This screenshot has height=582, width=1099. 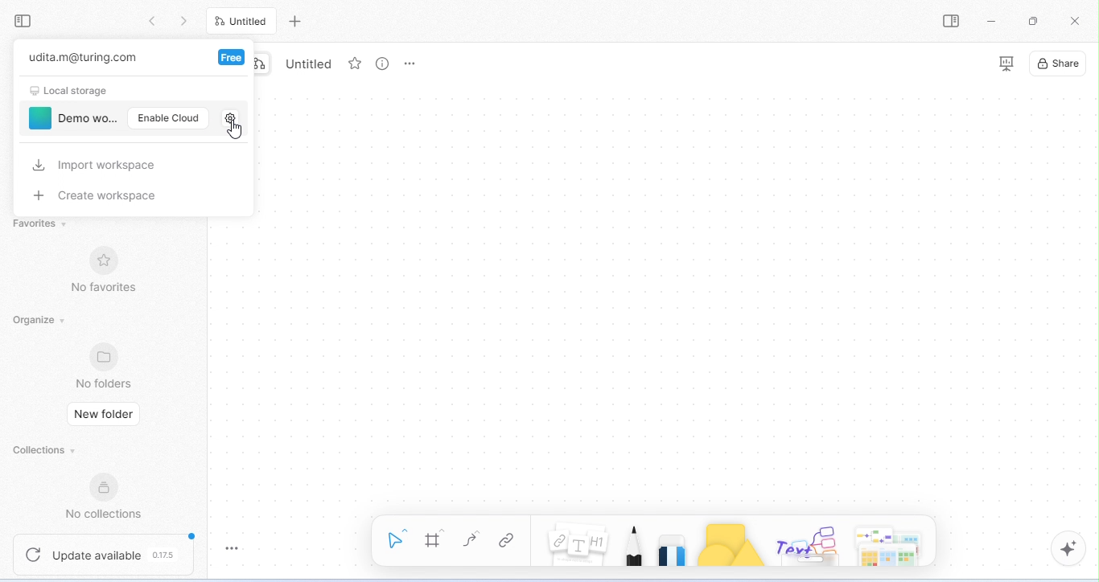 What do you see at coordinates (508, 539) in the screenshot?
I see `link` at bounding box center [508, 539].